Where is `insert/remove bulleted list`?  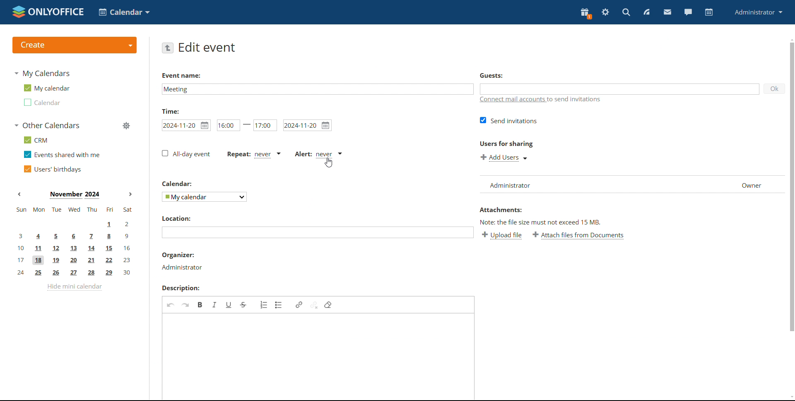 insert/remove bulleted list is located at coordinates (279, 305).